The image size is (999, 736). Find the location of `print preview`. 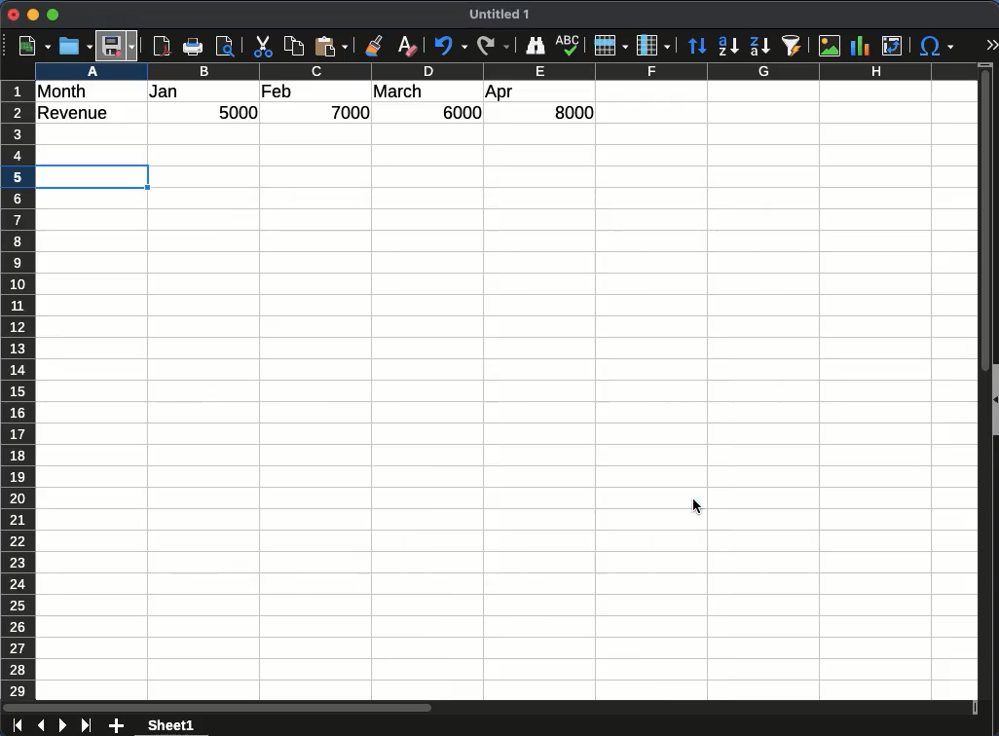

print preview is located at coordinates (227, 48).